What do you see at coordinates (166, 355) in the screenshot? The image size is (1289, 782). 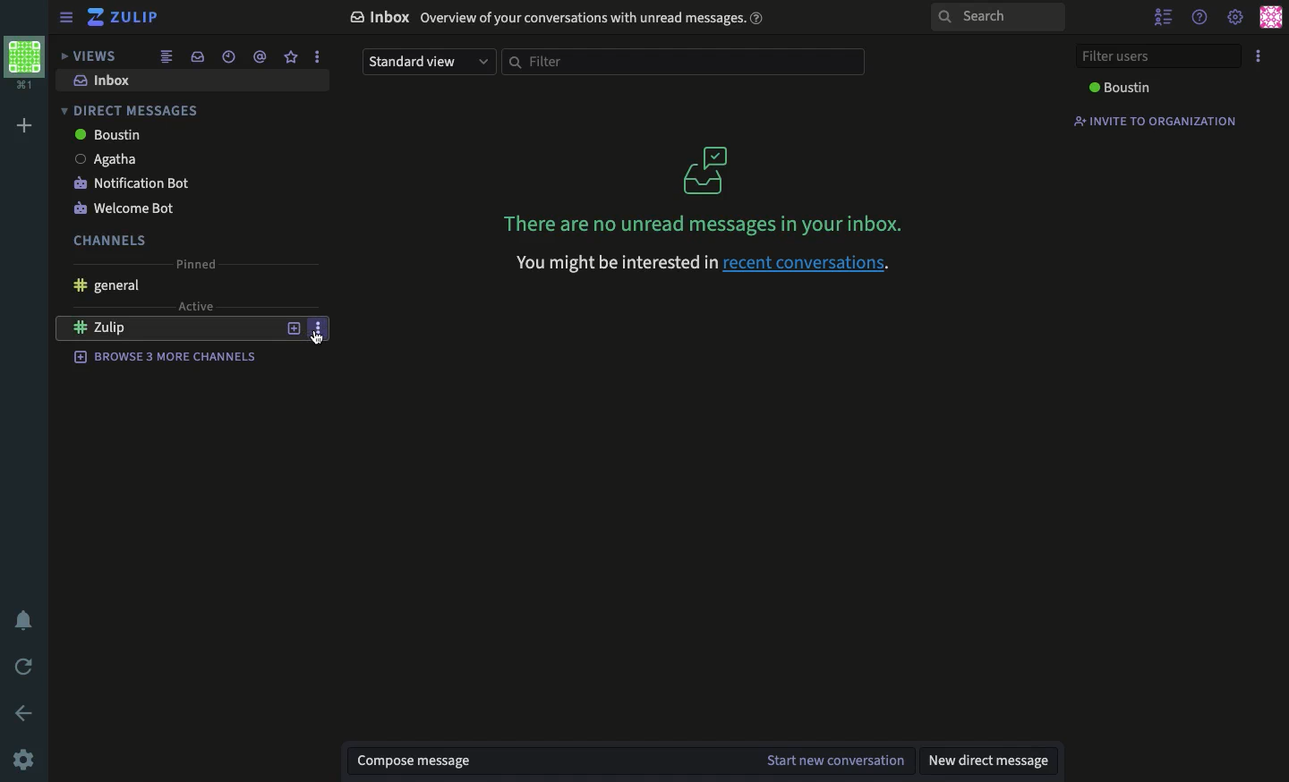 I see `browse 3 more channels` at bounding box center [166, 355].